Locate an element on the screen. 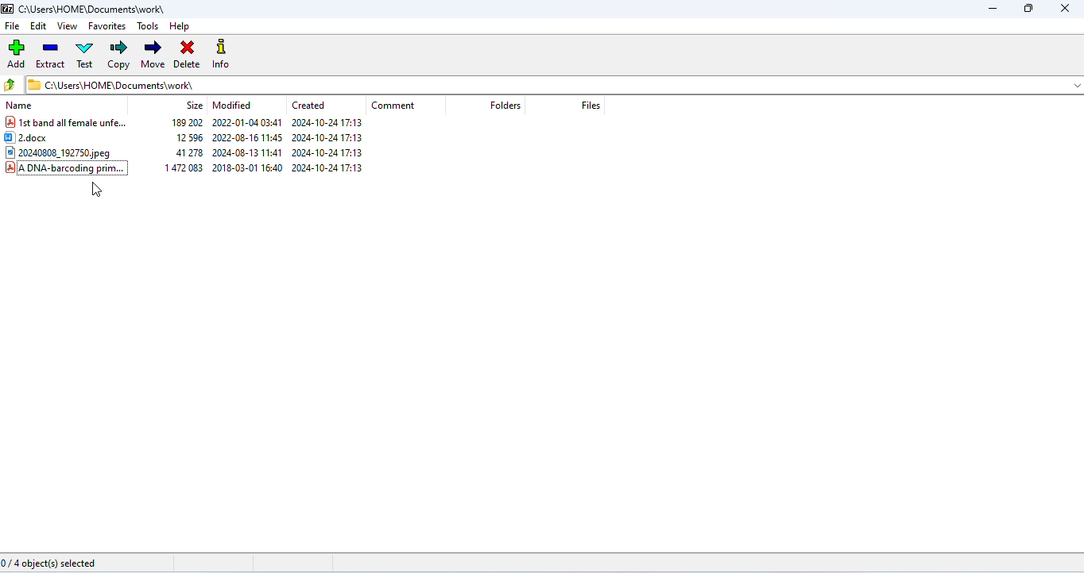 This screenshot has width=1084, height=573. size is located at coordinates (194, 106).